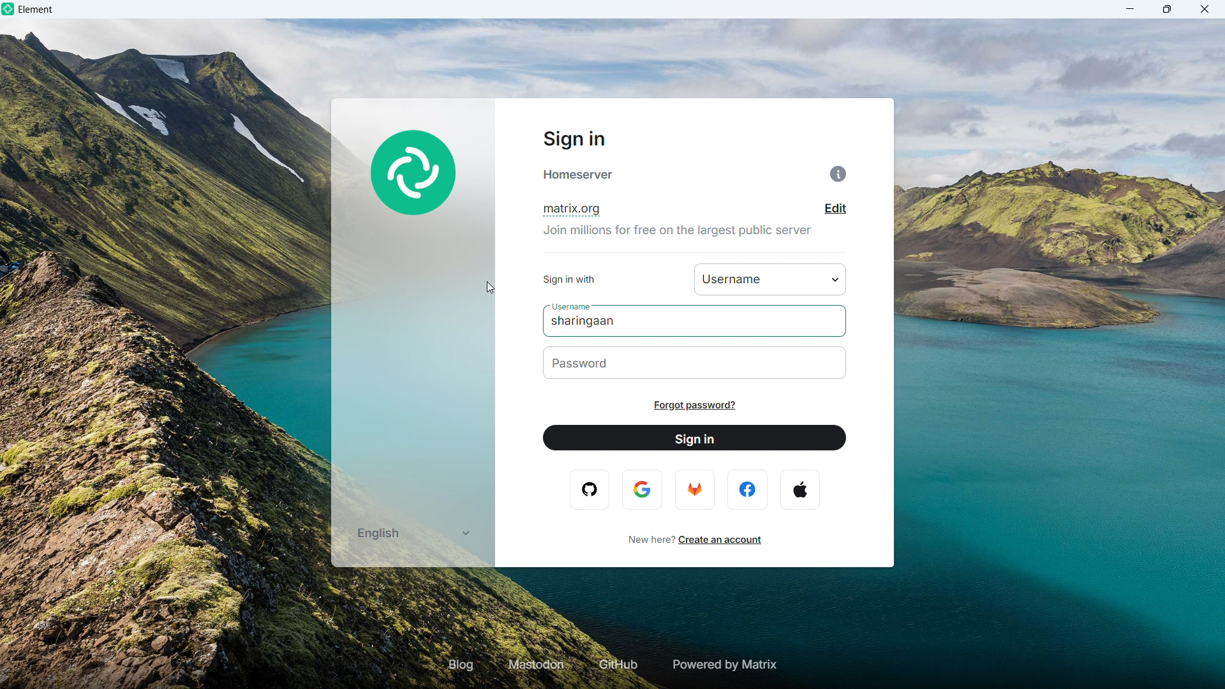 This screenshot has height=689, width=1225. What do you see at coordinates (836, 209) in the screenshot?
I see `Edit domain ` at bounding box center [836, 209].